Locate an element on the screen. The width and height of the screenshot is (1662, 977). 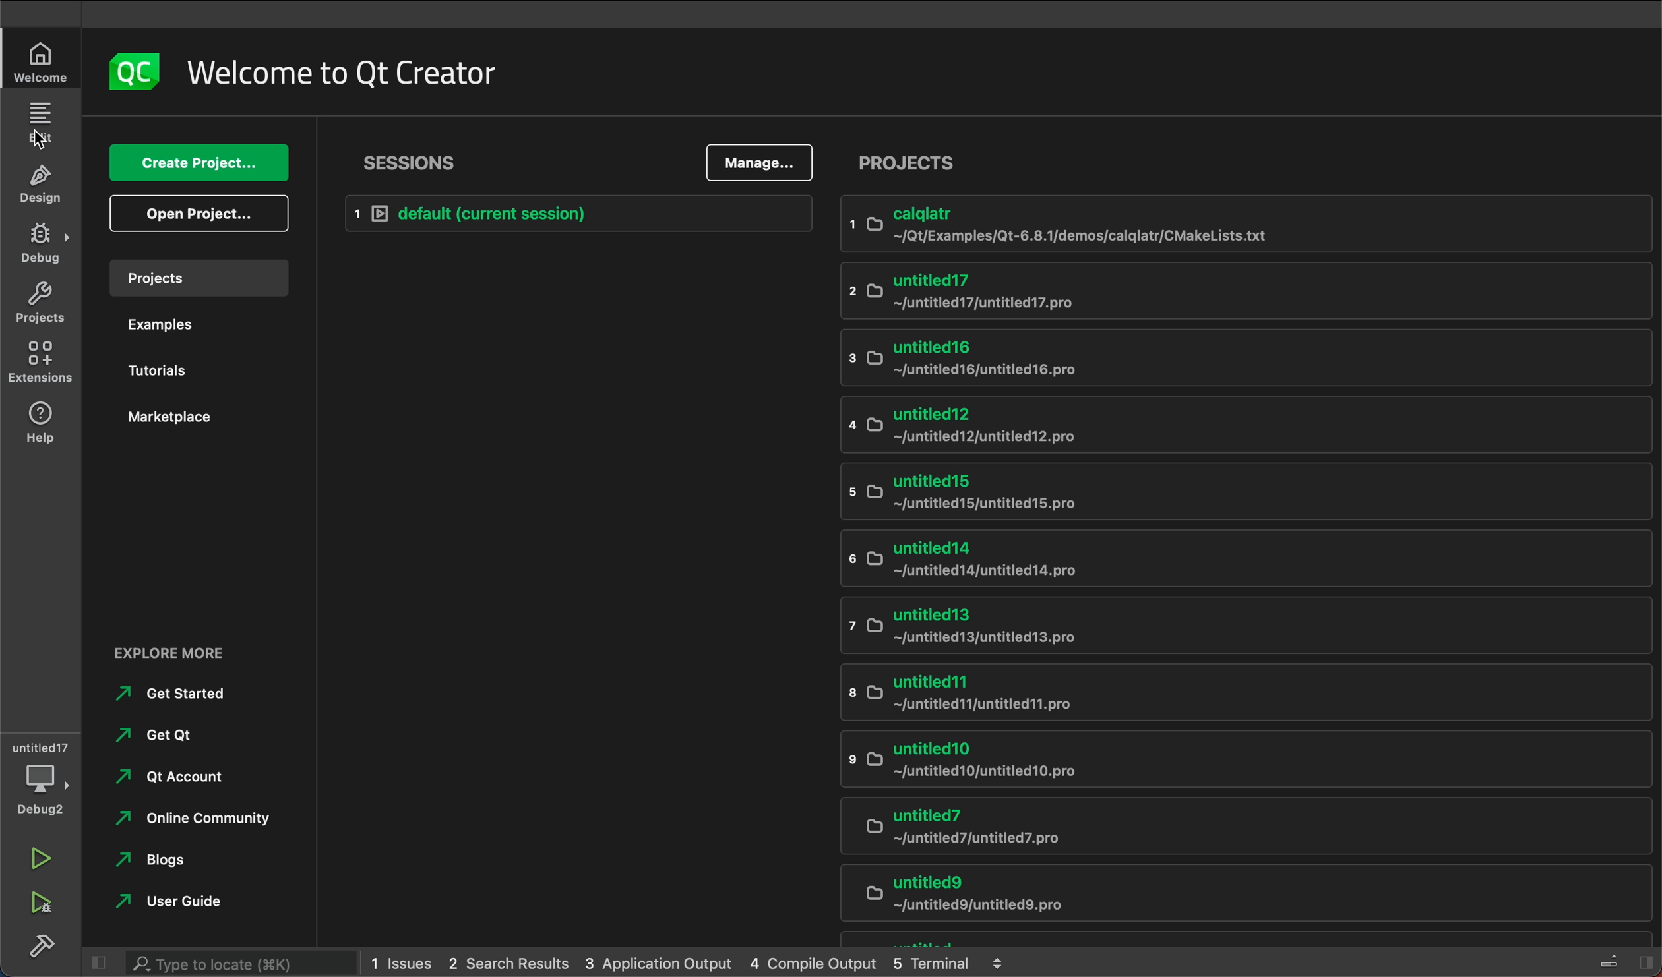
untitled10 is located at coordinates (1216, 759).